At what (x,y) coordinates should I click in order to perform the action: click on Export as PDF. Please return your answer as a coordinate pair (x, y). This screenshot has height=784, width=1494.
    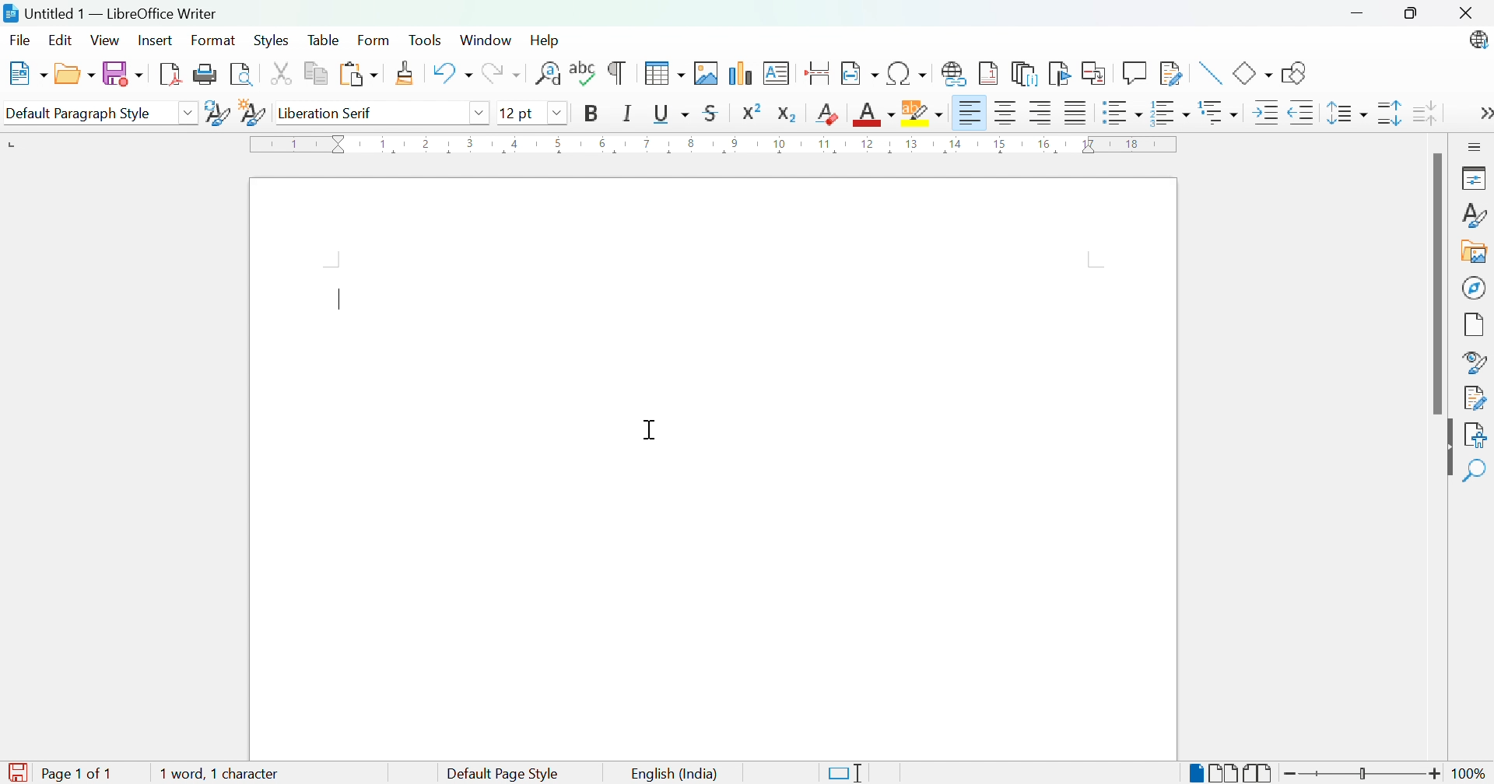
    Looking at the image, I should click on (170, 73).